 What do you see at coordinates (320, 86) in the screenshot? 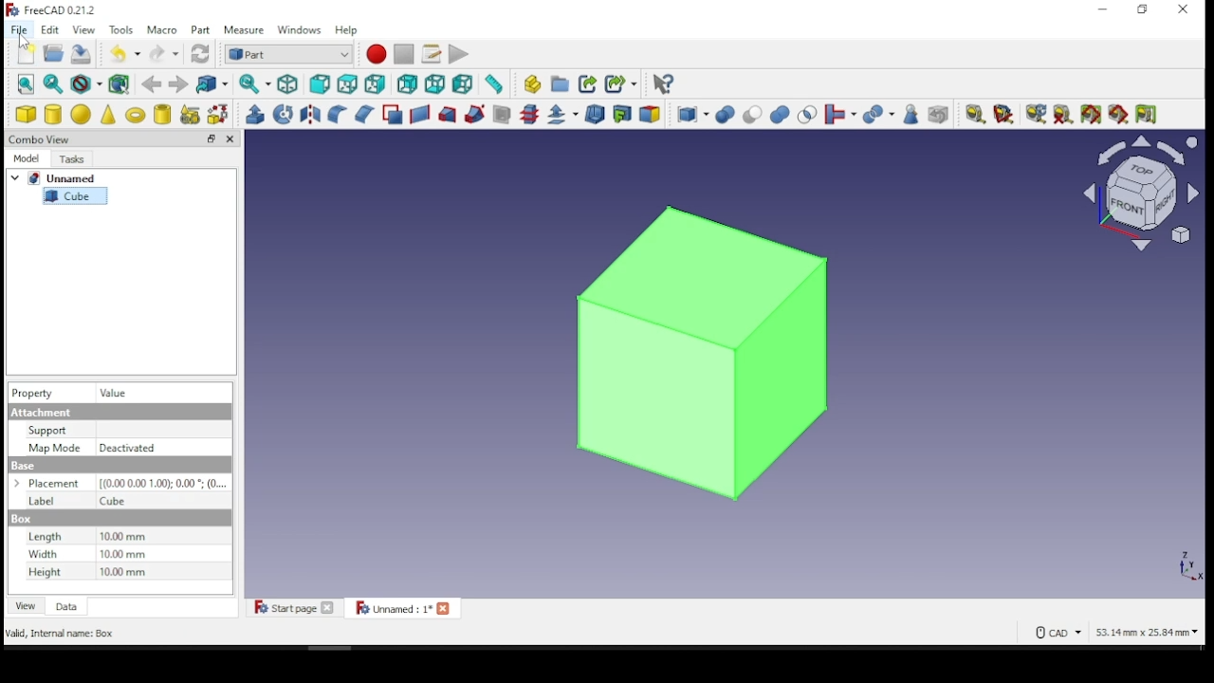
I see `front` at bounding box center [320, 86].